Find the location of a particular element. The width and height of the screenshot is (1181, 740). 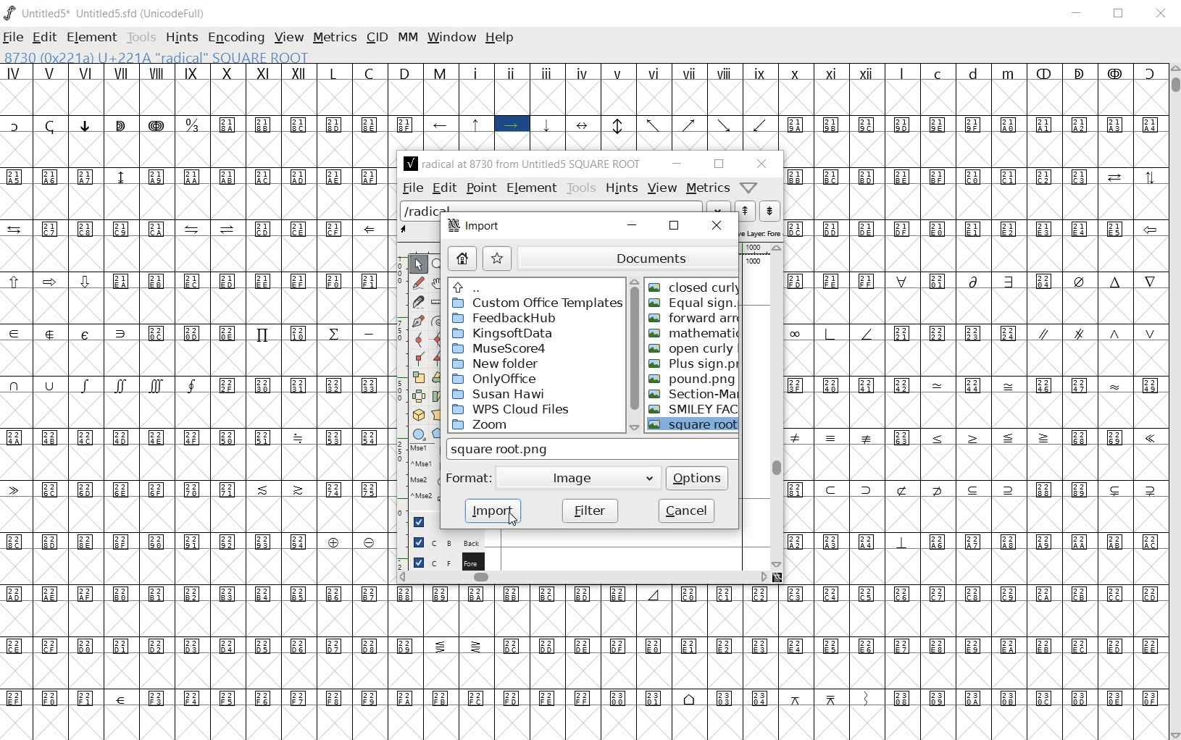

tools is located at coordinates (580, 187).